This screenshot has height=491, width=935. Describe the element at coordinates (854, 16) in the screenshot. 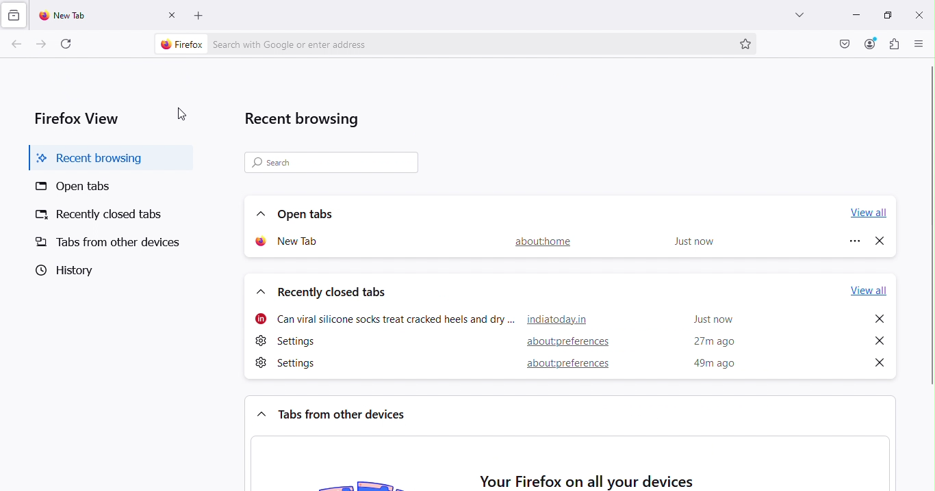

I see `Minimize` at that location.